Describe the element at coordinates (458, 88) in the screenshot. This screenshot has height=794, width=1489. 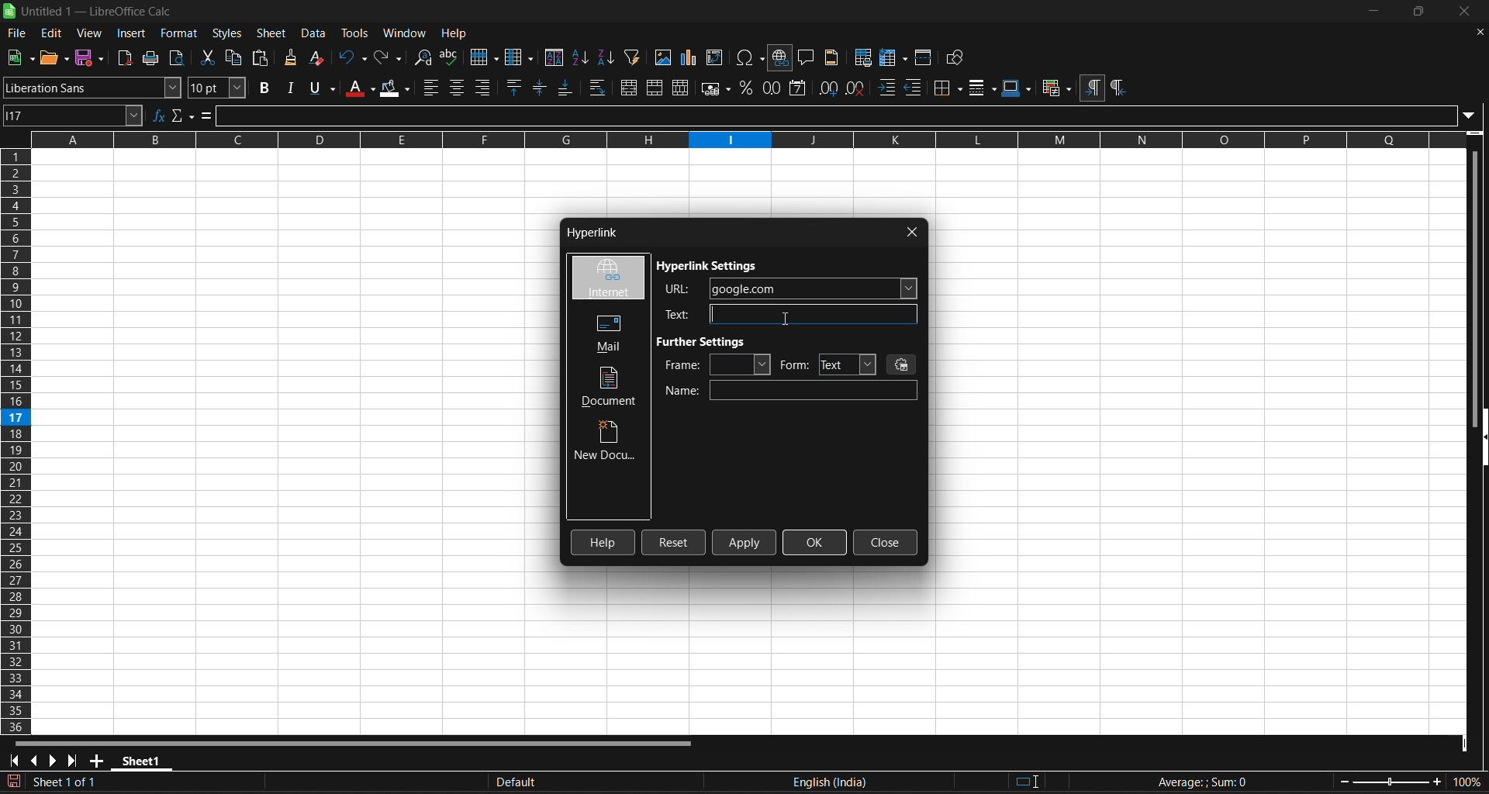
I see `align center` at that location.